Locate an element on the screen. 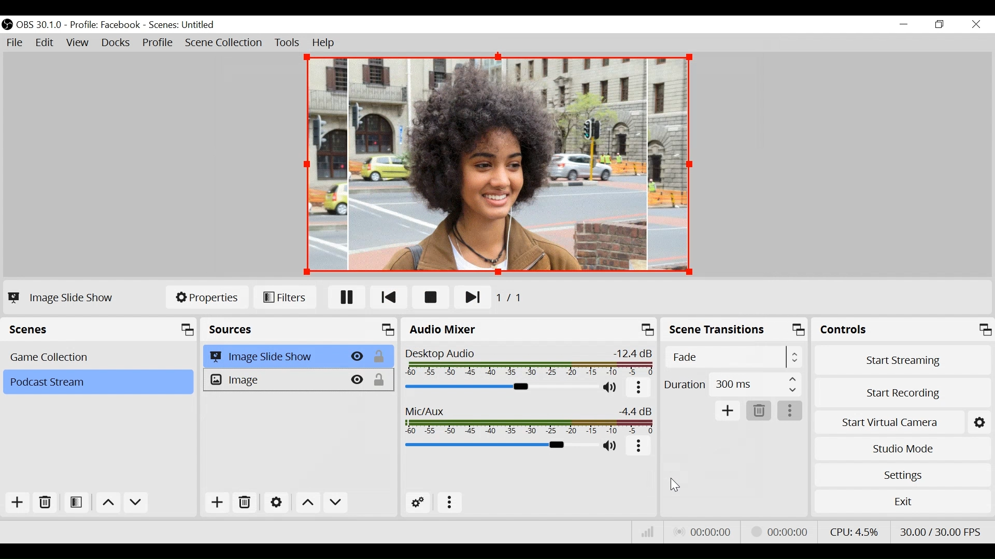 The image size is (995, 559). (un)mute is located at coordinates (611, 387).